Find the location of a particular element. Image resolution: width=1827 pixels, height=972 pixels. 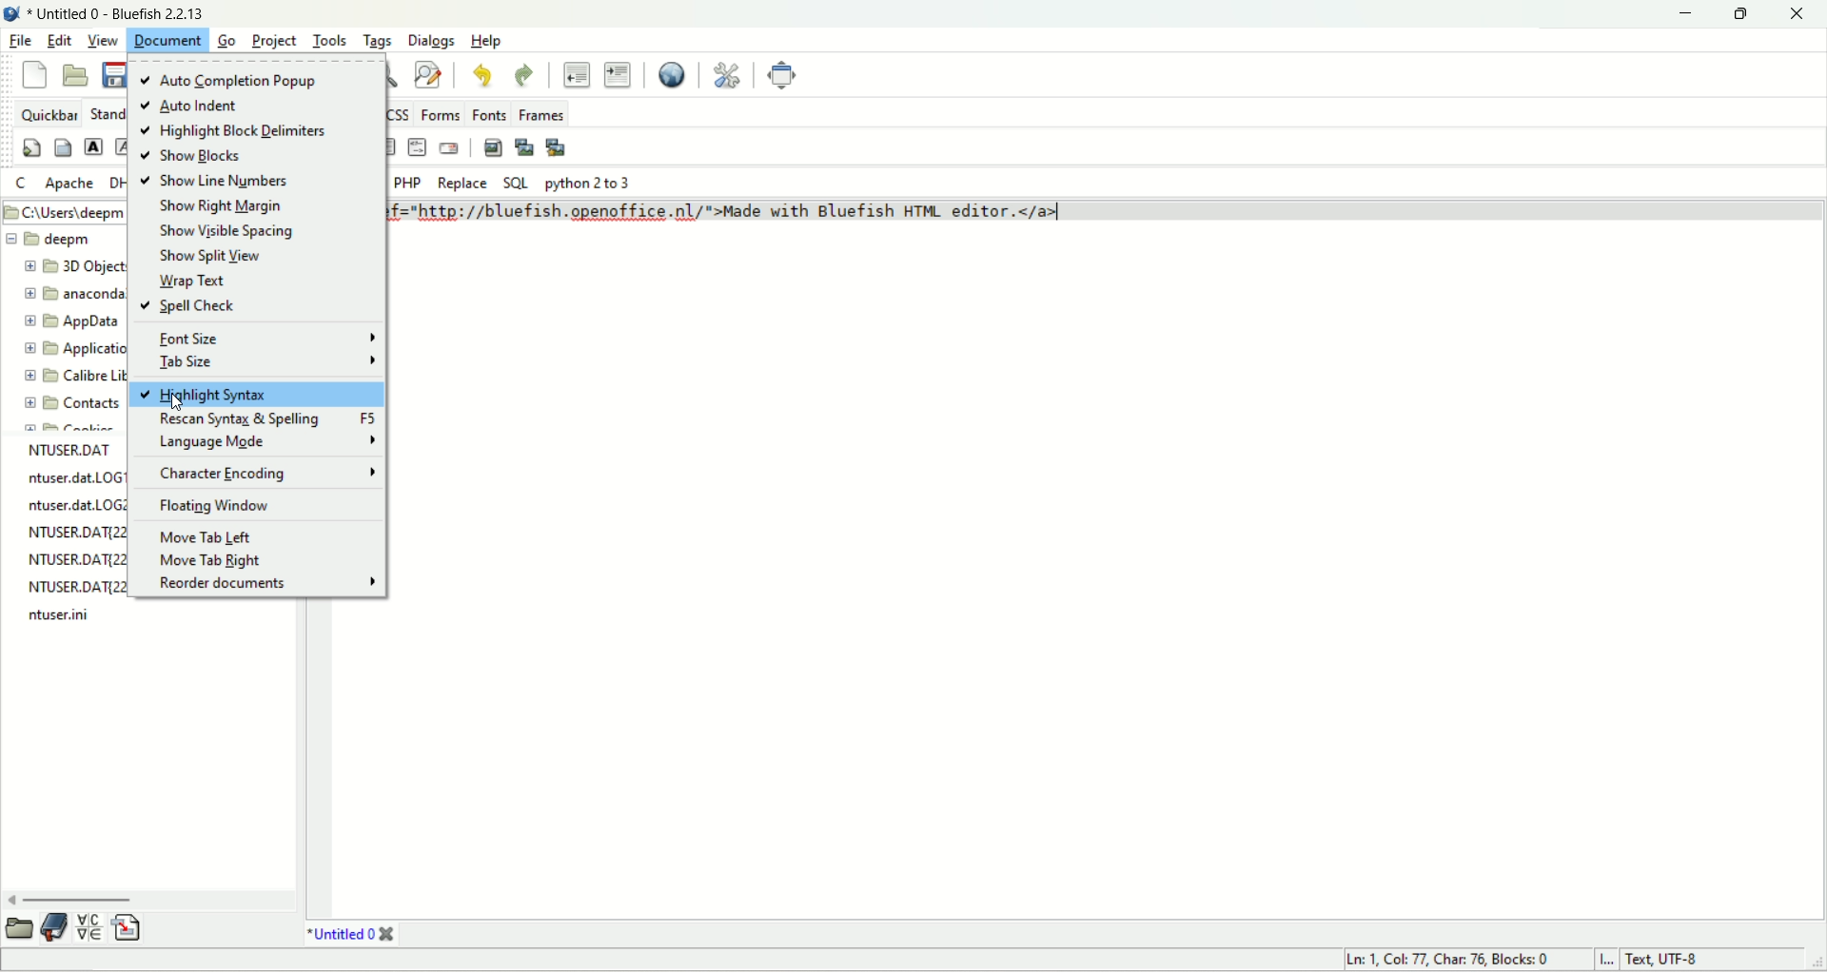

save current file is located at coordinates (115, 75).